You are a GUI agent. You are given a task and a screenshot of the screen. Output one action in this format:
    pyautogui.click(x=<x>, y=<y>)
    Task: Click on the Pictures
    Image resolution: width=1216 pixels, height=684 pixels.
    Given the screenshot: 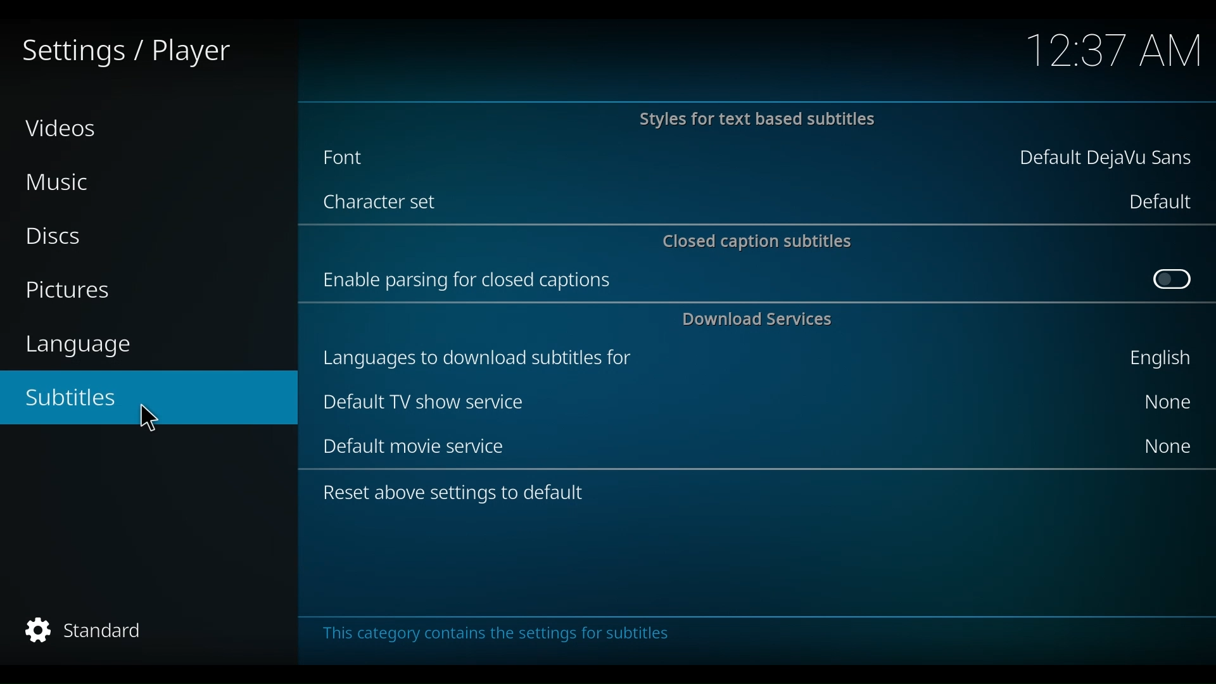 What is the action you would take?
    pyautogui.click(x=73, y=291)
    